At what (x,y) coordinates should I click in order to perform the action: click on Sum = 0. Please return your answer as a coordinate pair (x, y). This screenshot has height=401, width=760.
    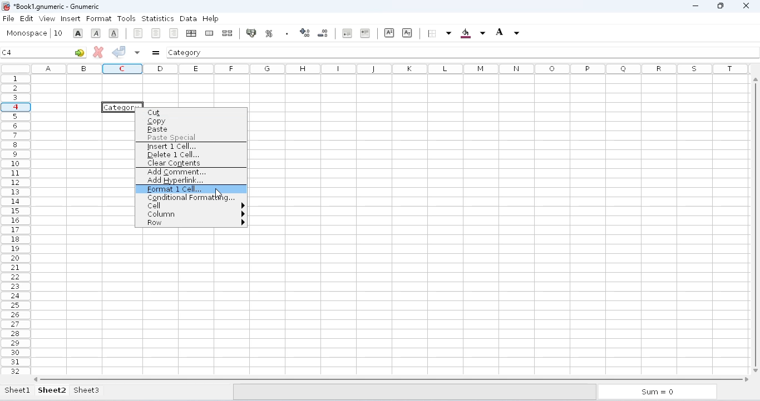
    Looking at the image, I should click on (655, 393).